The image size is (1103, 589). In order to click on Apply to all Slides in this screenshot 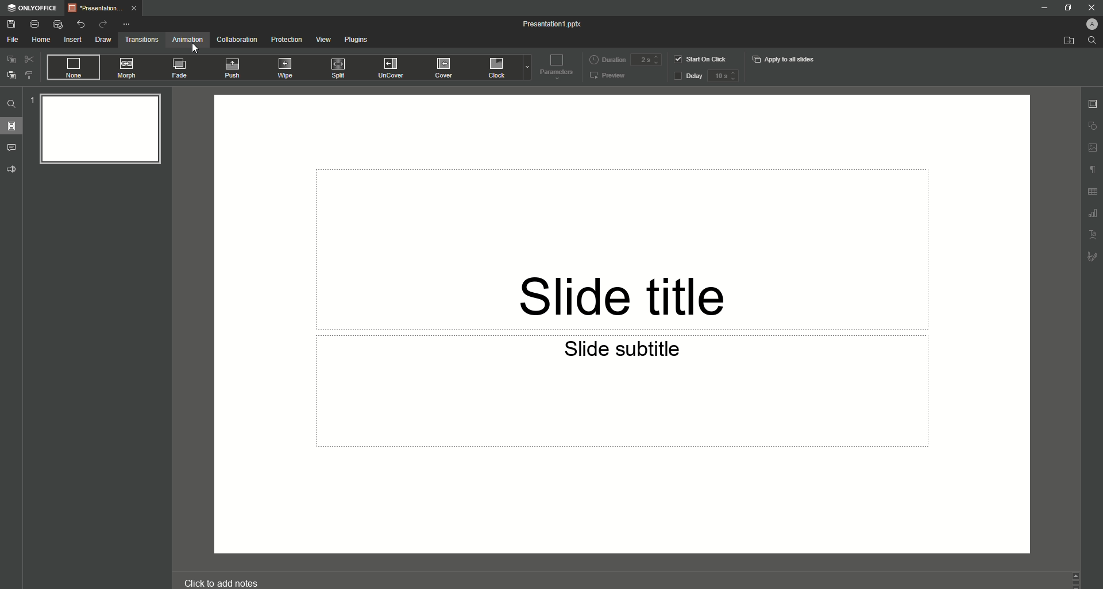, I will do `click(786, 60)`.